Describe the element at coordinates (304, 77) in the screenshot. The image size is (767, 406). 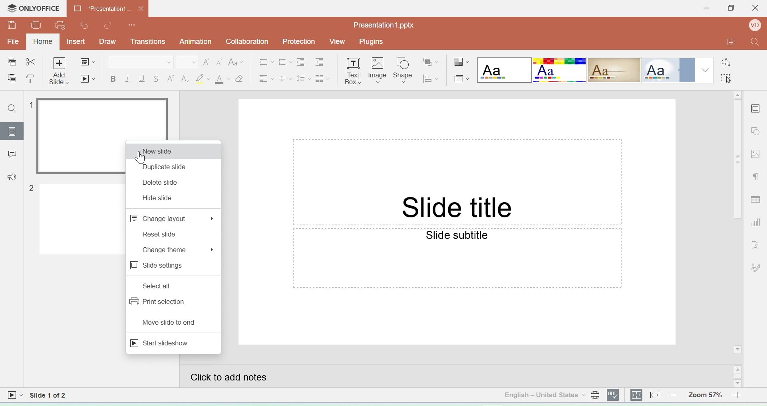
I see `Line spacing` at that location.